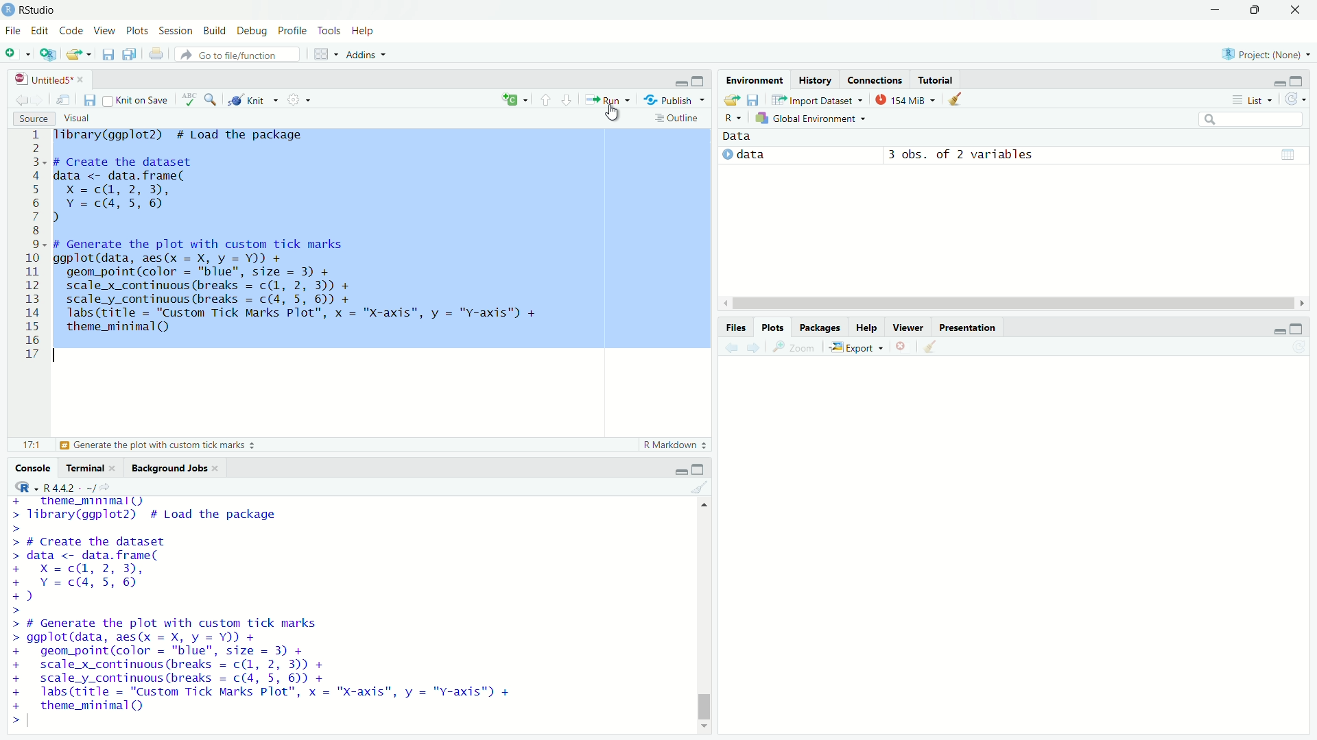 The height and width of the screenshot is (740, 1317). I want to click on remove the current plot, so click(903, 347).